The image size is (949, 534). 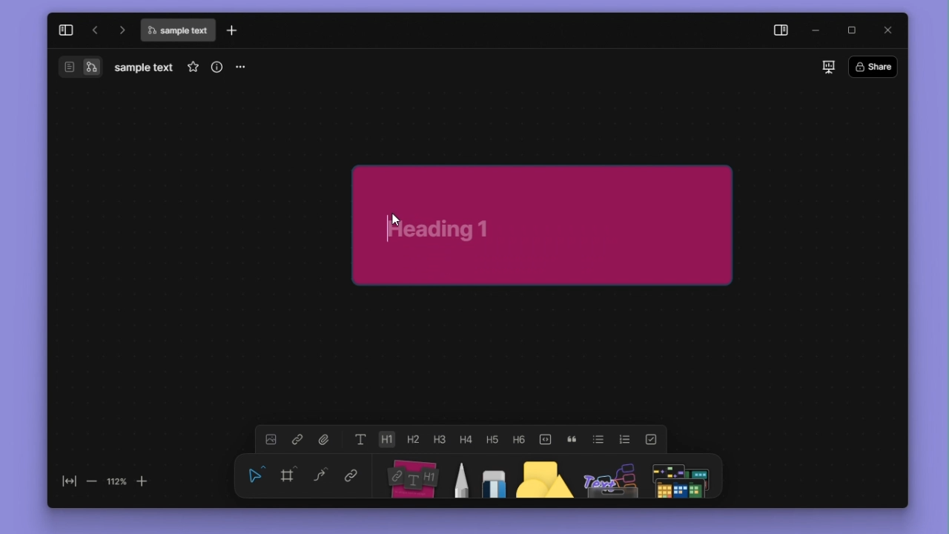 What do you see at coordinates (611, 476) in the screenshot?
I see `other` at bounding box center [611, 476].